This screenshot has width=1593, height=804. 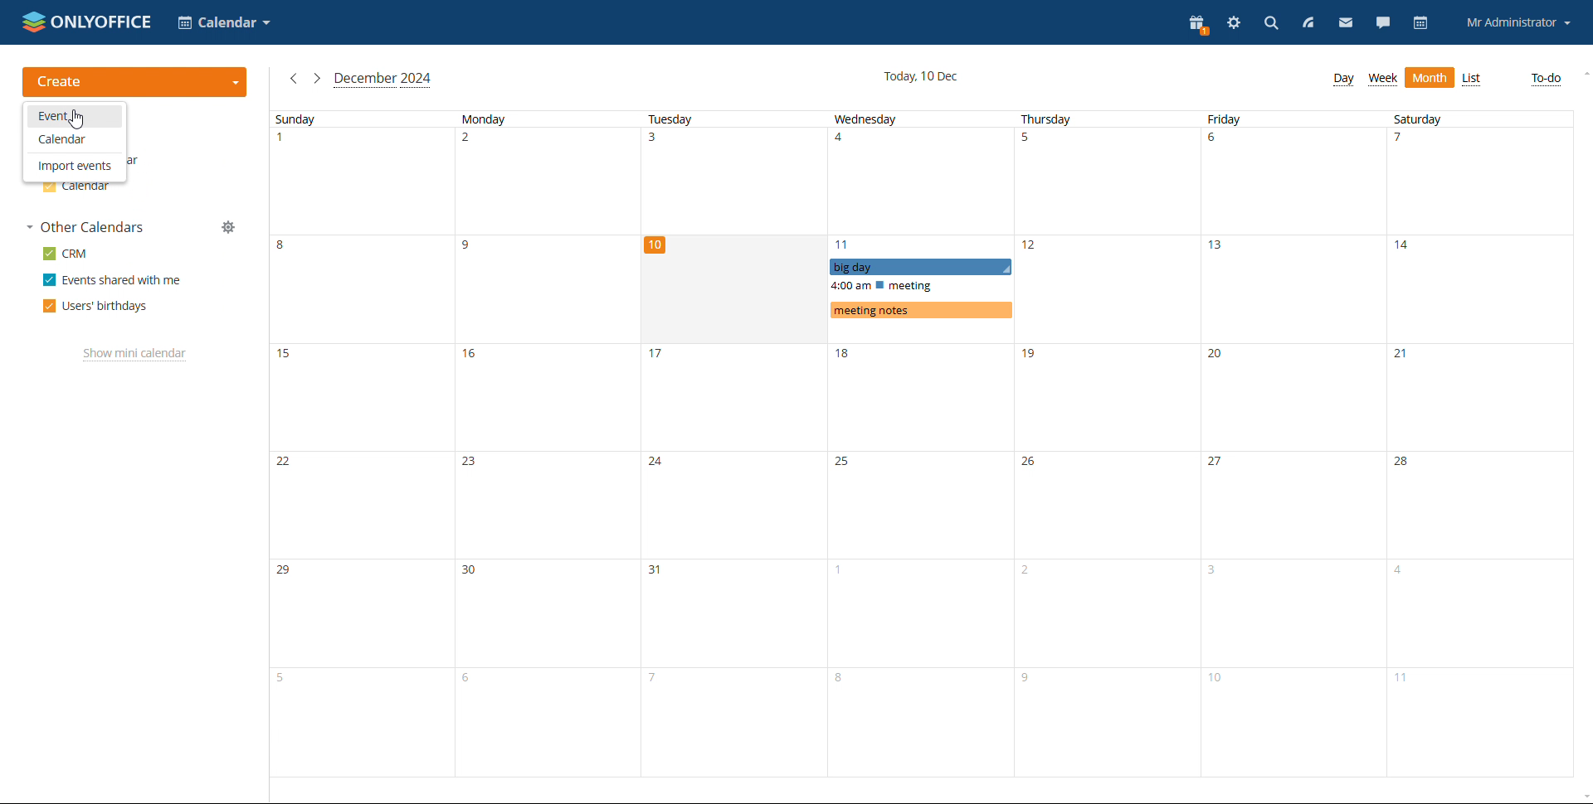 I want to click on onlyoffice logo, so click(x=34, y=24).